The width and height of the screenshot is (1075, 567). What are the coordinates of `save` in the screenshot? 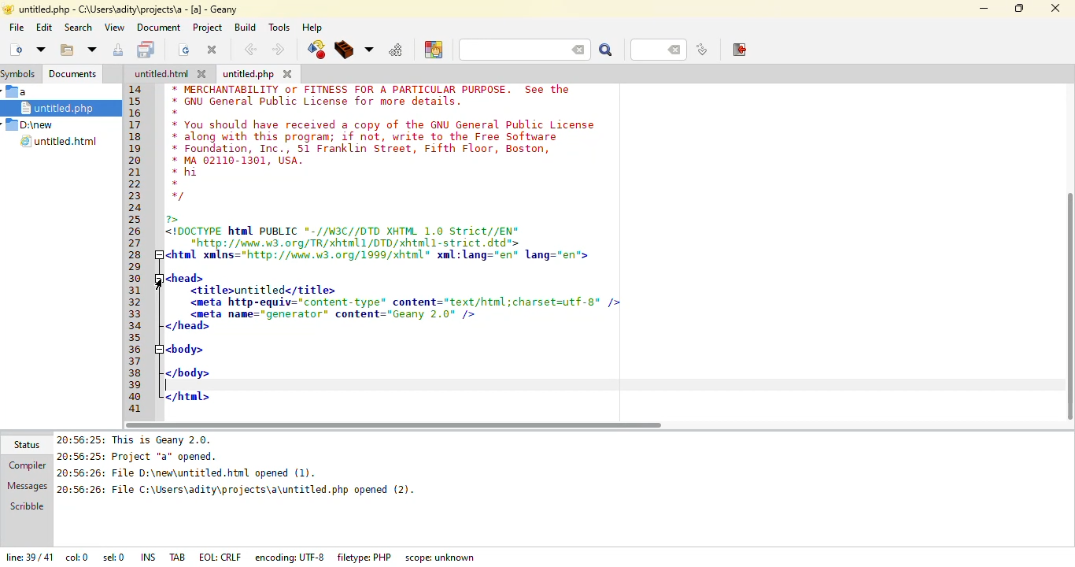 It's located at (118, 50).